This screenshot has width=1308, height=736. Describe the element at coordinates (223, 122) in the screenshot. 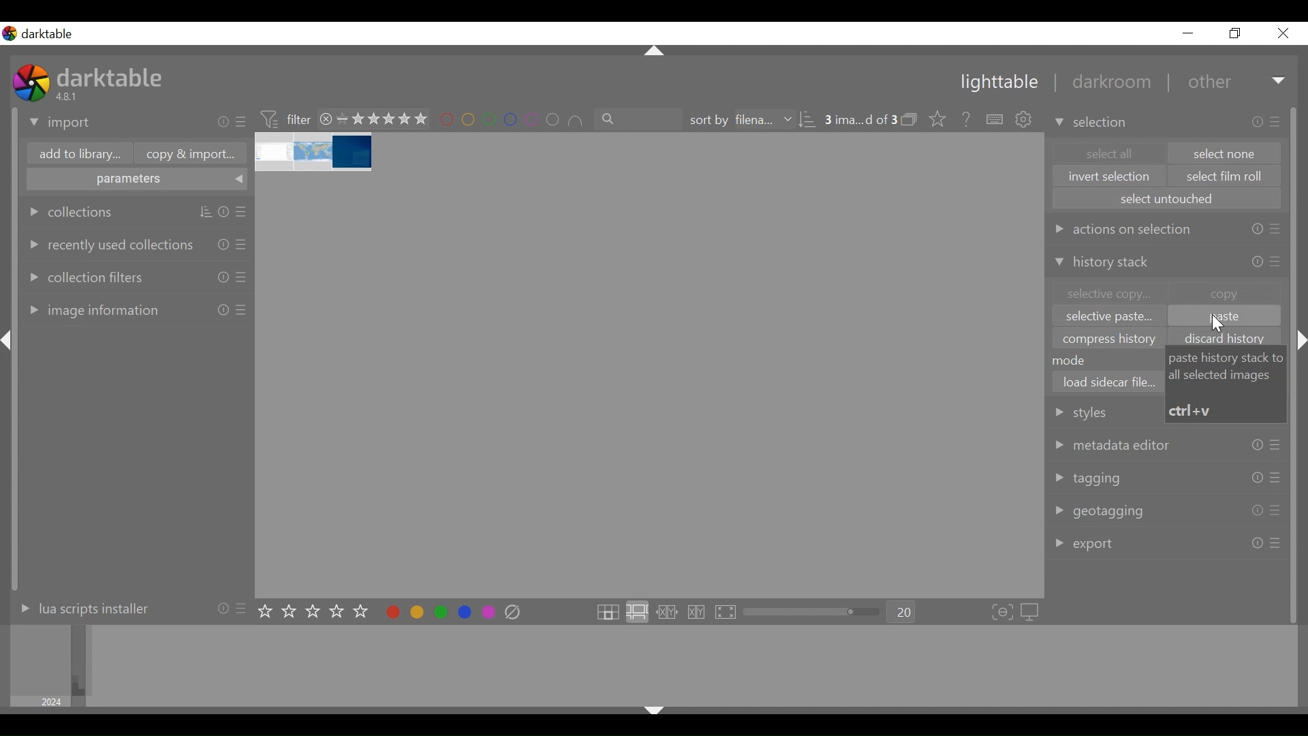

I see `info` at that location.